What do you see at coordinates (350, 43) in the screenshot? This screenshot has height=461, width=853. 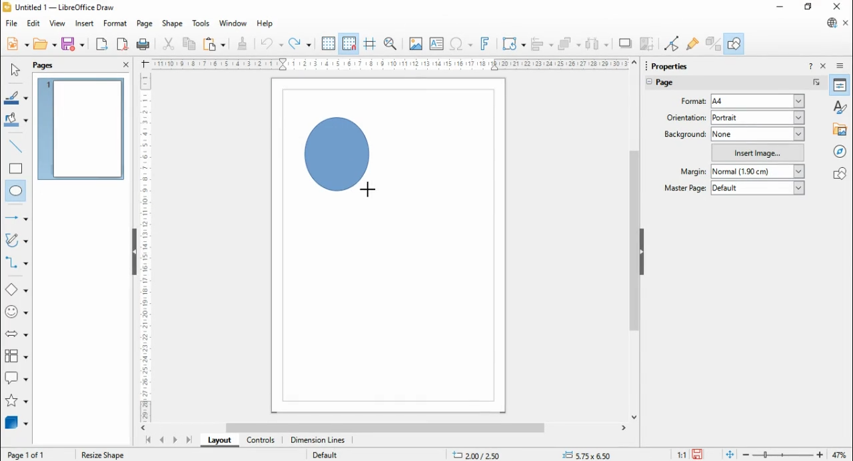 I see `snap to grid` at bounding box center [350, 43].